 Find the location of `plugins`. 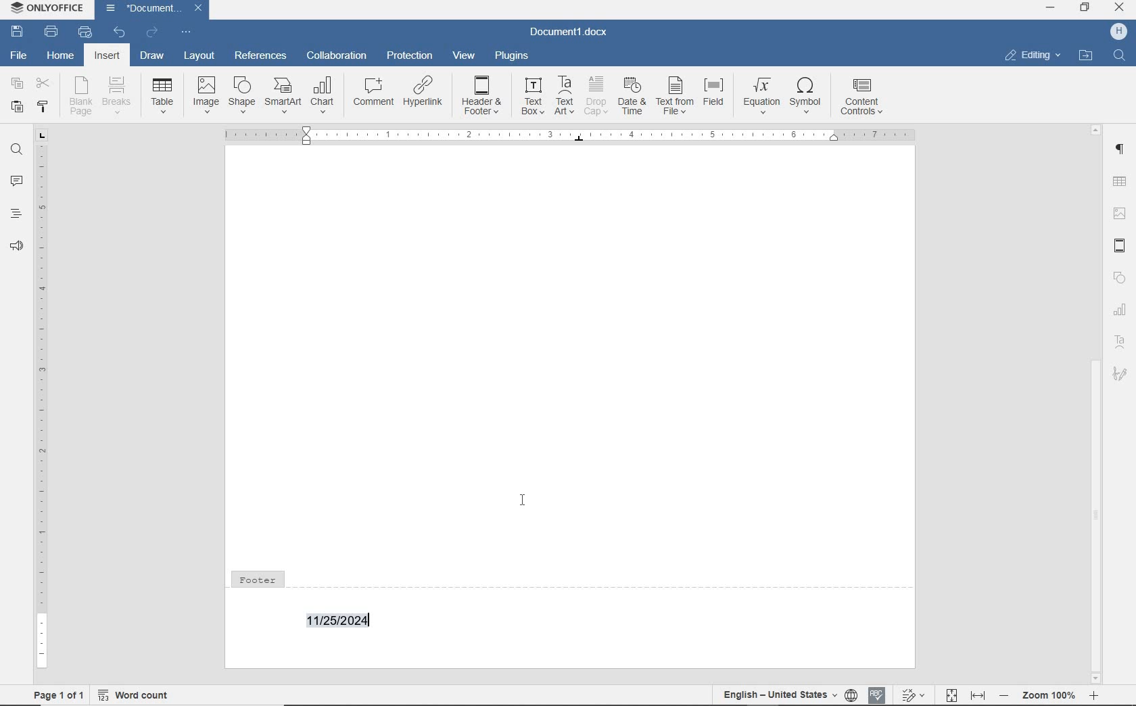

plugins is located at coordinates (513, 57).